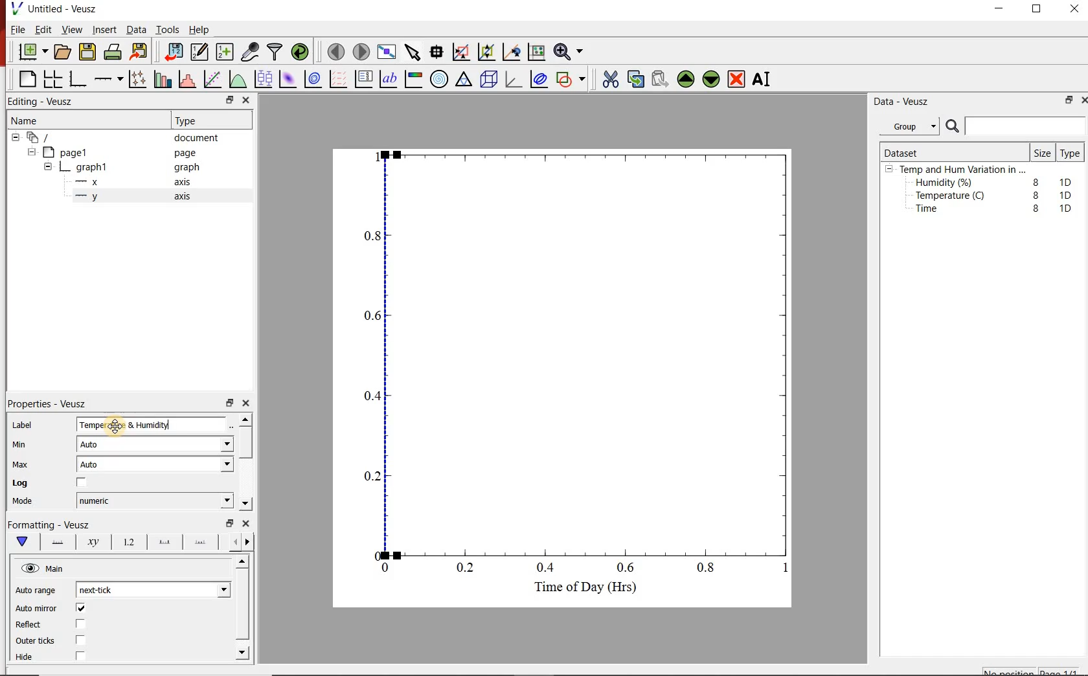  What do you see at coordinates (1004, 9) in the screenshot?
I see `minimize` at bounding box center [1004, 9].